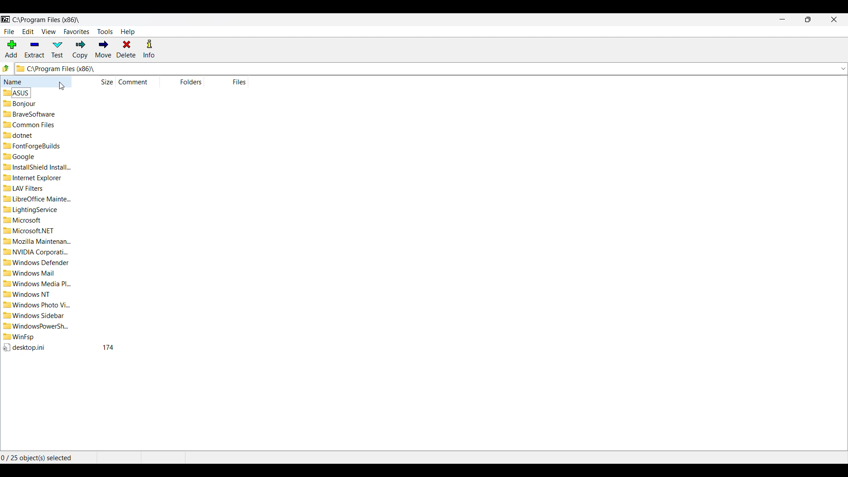  Describe the element at coordinates (19, 156) in the screenshot. I see `Google` at that location.